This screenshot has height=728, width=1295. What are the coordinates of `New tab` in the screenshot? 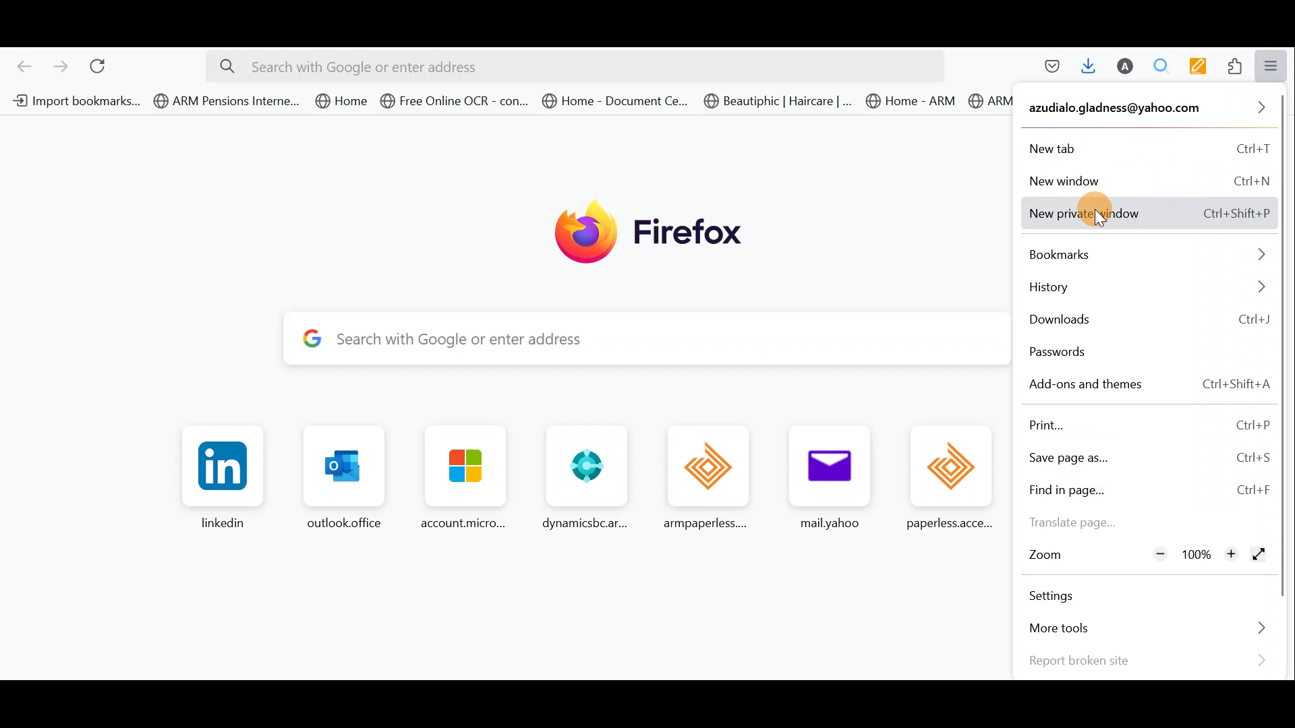 It's located at (1147, 146).